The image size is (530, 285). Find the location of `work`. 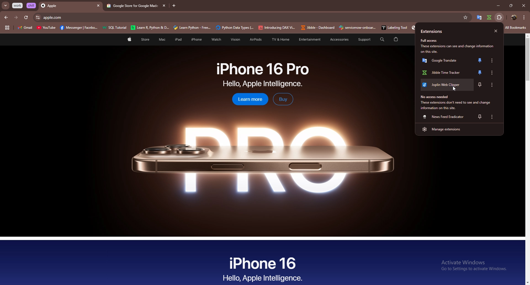

work is located at coordinates (18, 6).